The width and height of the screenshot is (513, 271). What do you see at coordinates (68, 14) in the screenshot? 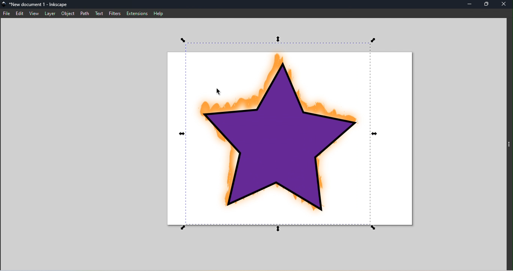
I see `Object` at bounding box center [68, 14].